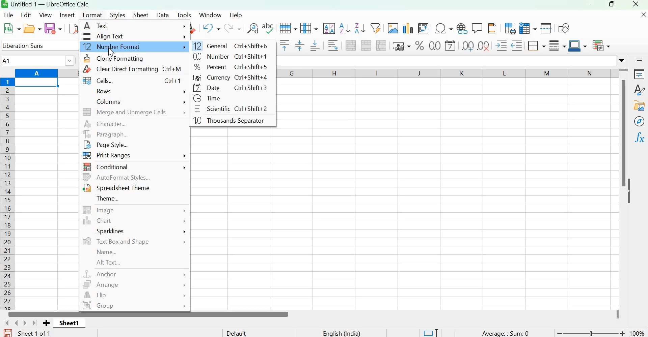 Image resolution: width=648 pixels, height=337 pixels. What do you see at coordinates (638, 333) in the screenshot?
I see `100%` at bounding box center [638, 333].